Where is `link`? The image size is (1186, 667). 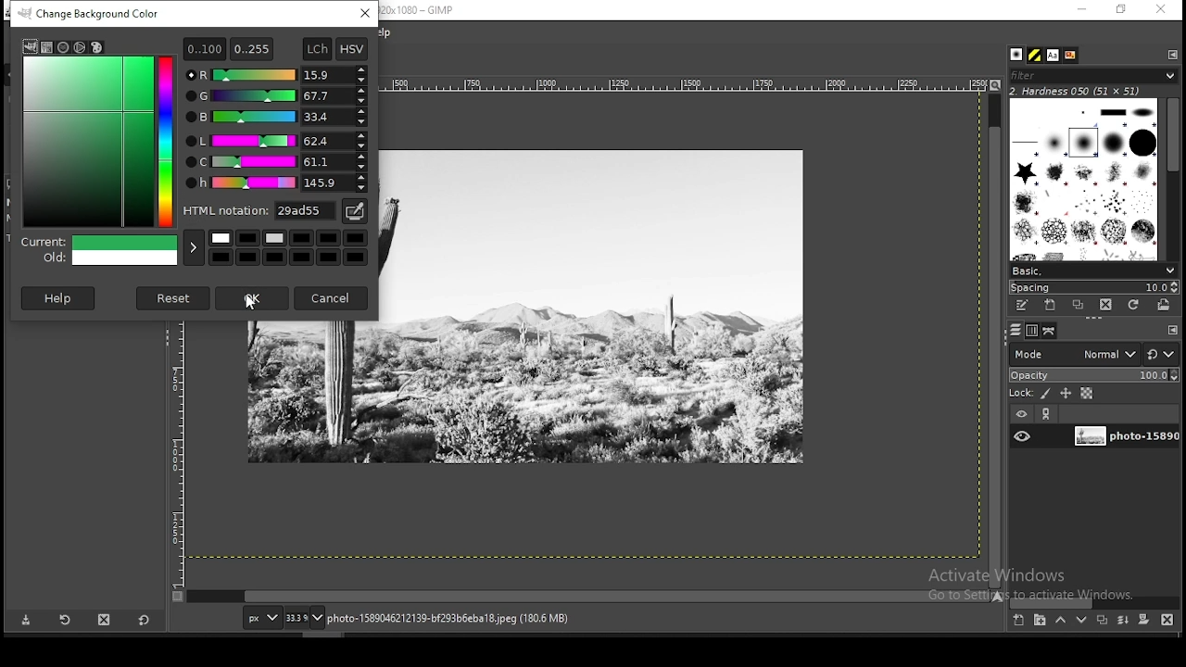 link is located at coordinates (1048, 414).